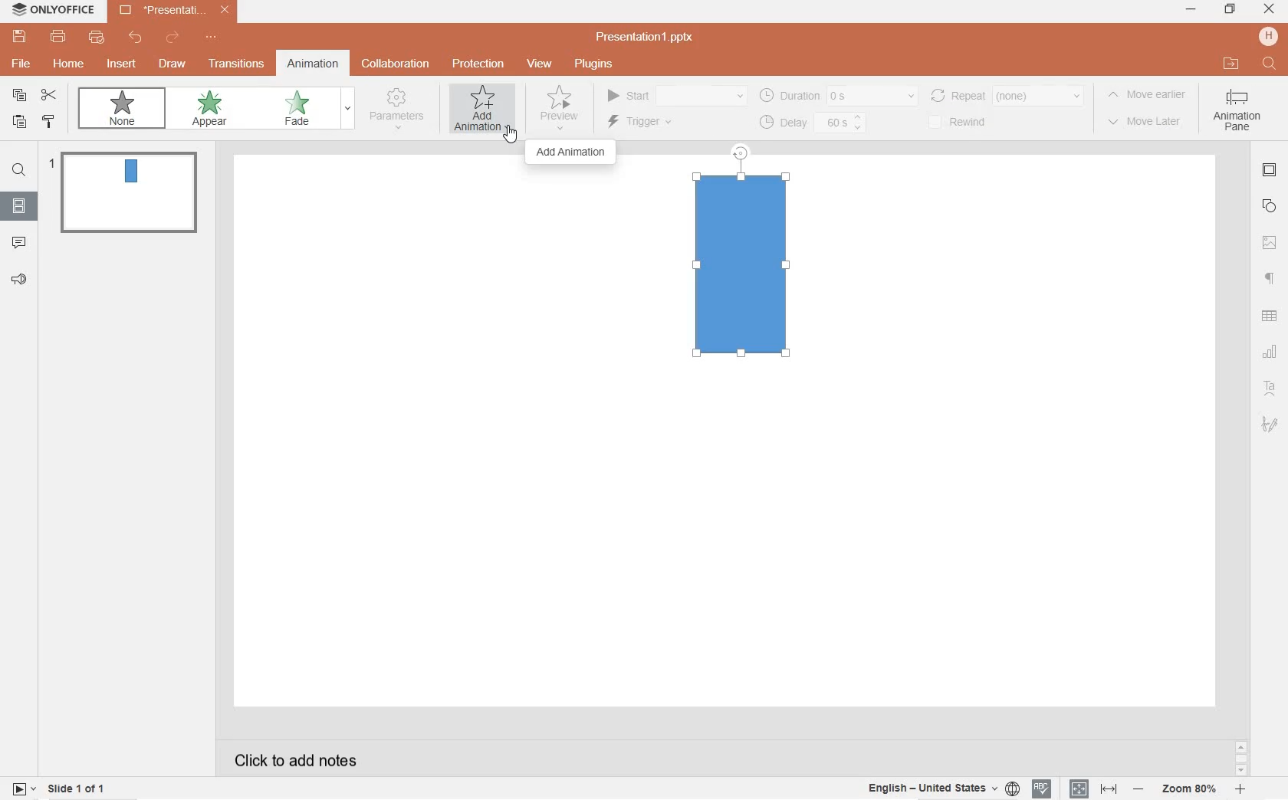 Image resolution: width=1288 pixels, height=800 pixels. I want to click on trigger, so click(652, 123).